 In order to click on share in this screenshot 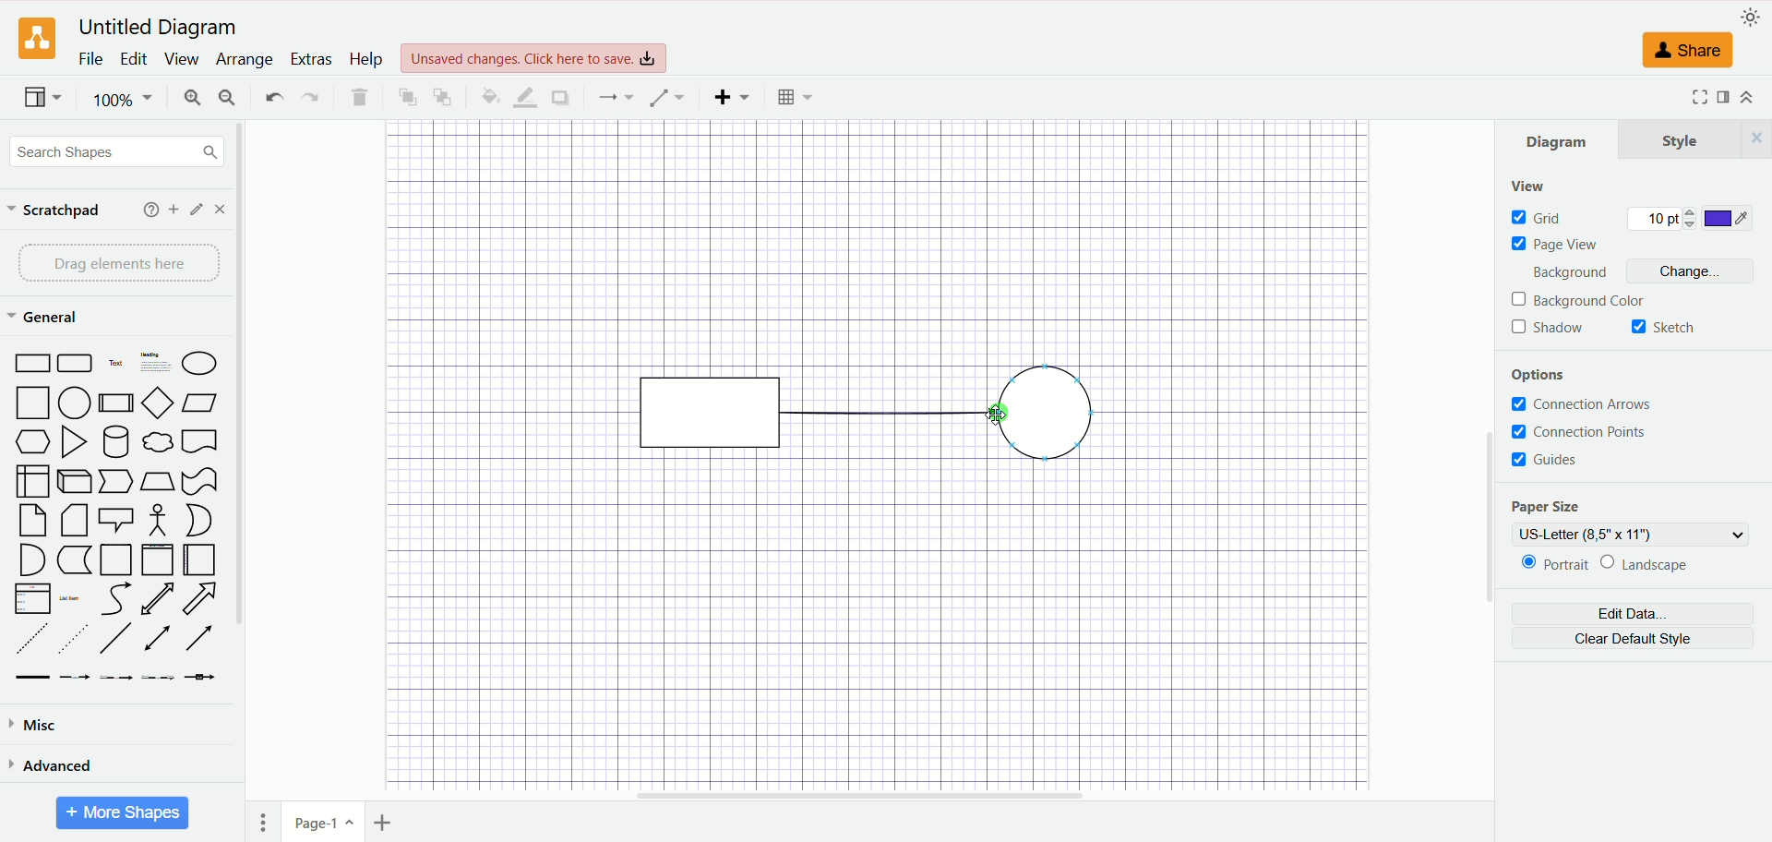, I will do `click(1687, 51)`.